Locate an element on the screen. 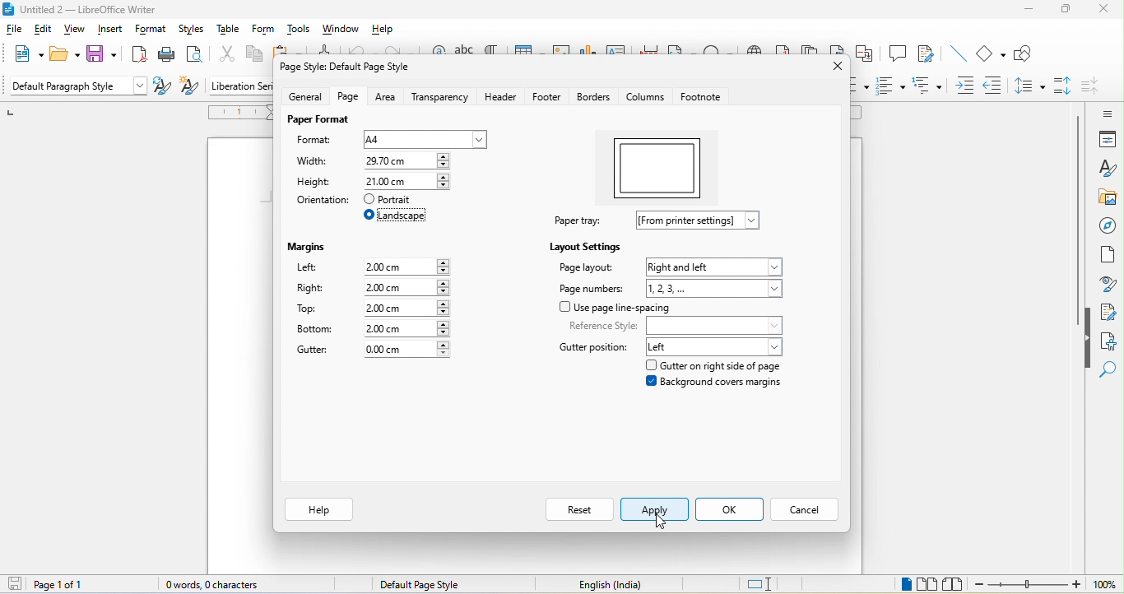 The width and height of the screenshot is (1124, 594). 1,2,3 is located at coordinates (718, 287).